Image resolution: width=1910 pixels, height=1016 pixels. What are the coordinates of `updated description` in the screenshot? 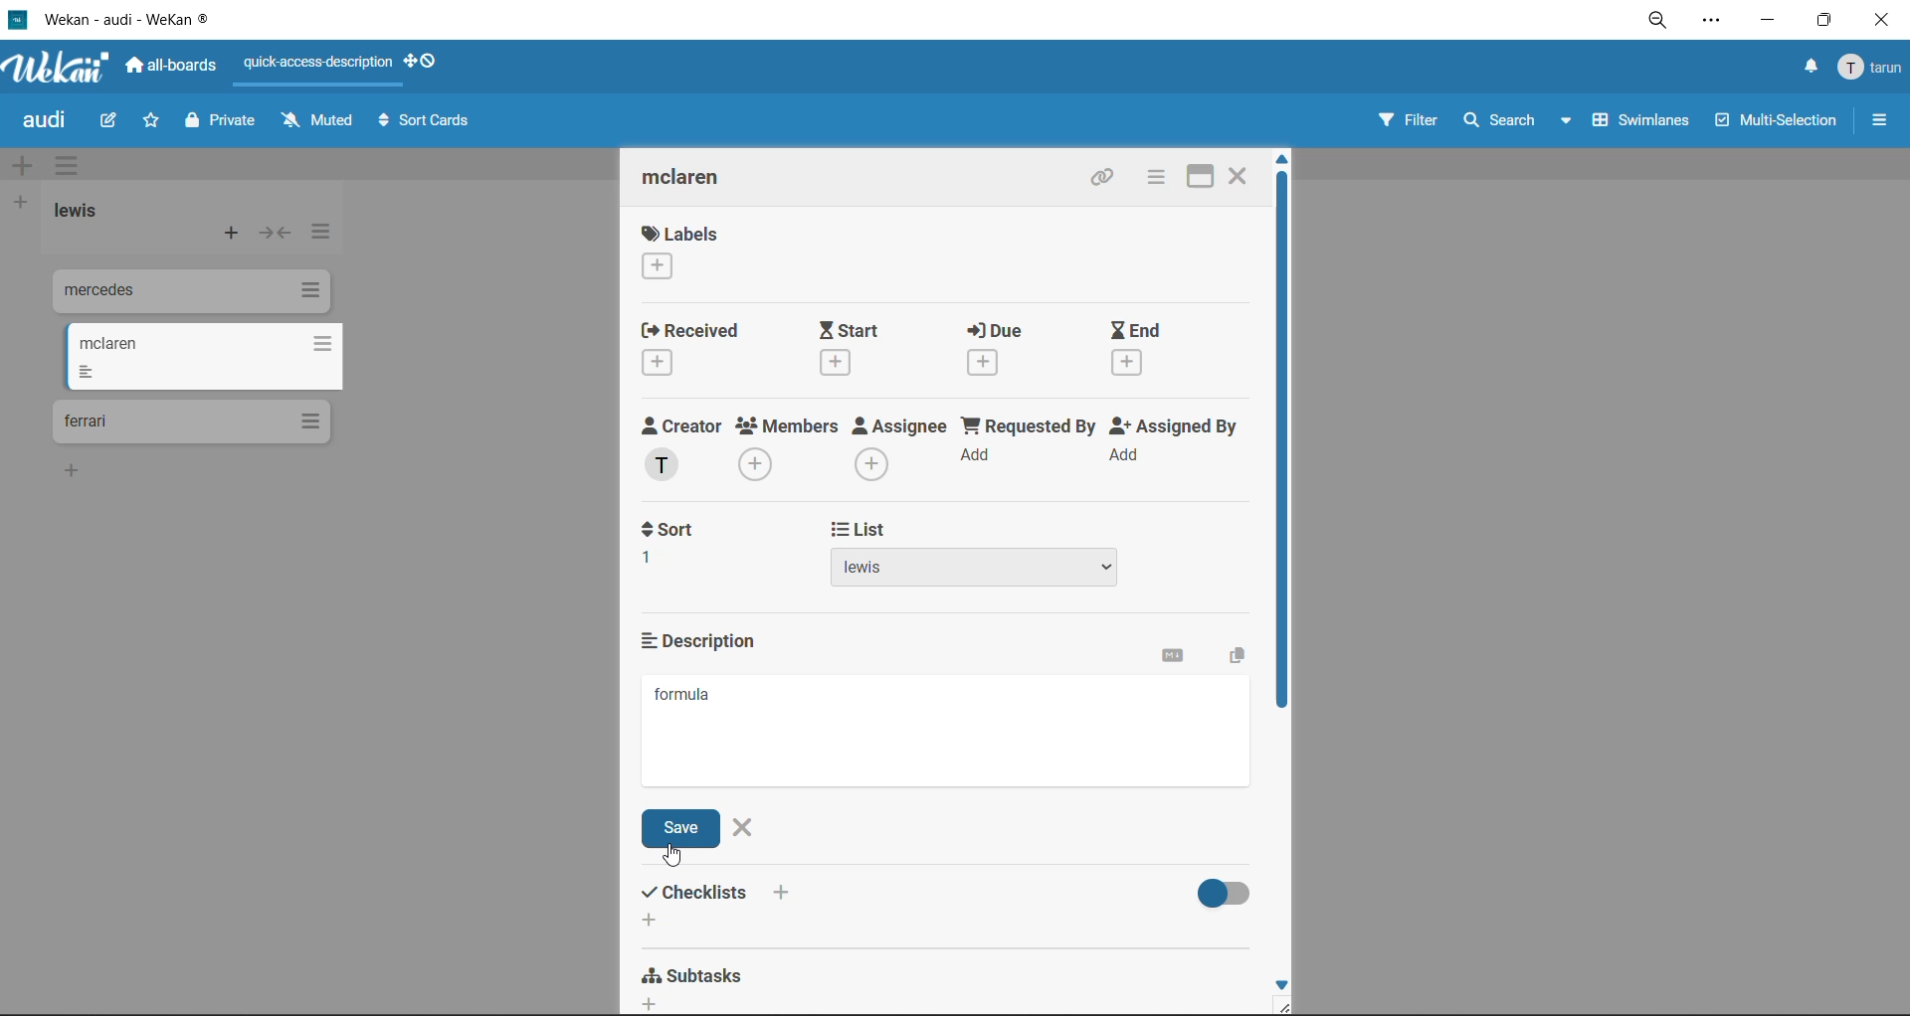 It's located at (684, 697).